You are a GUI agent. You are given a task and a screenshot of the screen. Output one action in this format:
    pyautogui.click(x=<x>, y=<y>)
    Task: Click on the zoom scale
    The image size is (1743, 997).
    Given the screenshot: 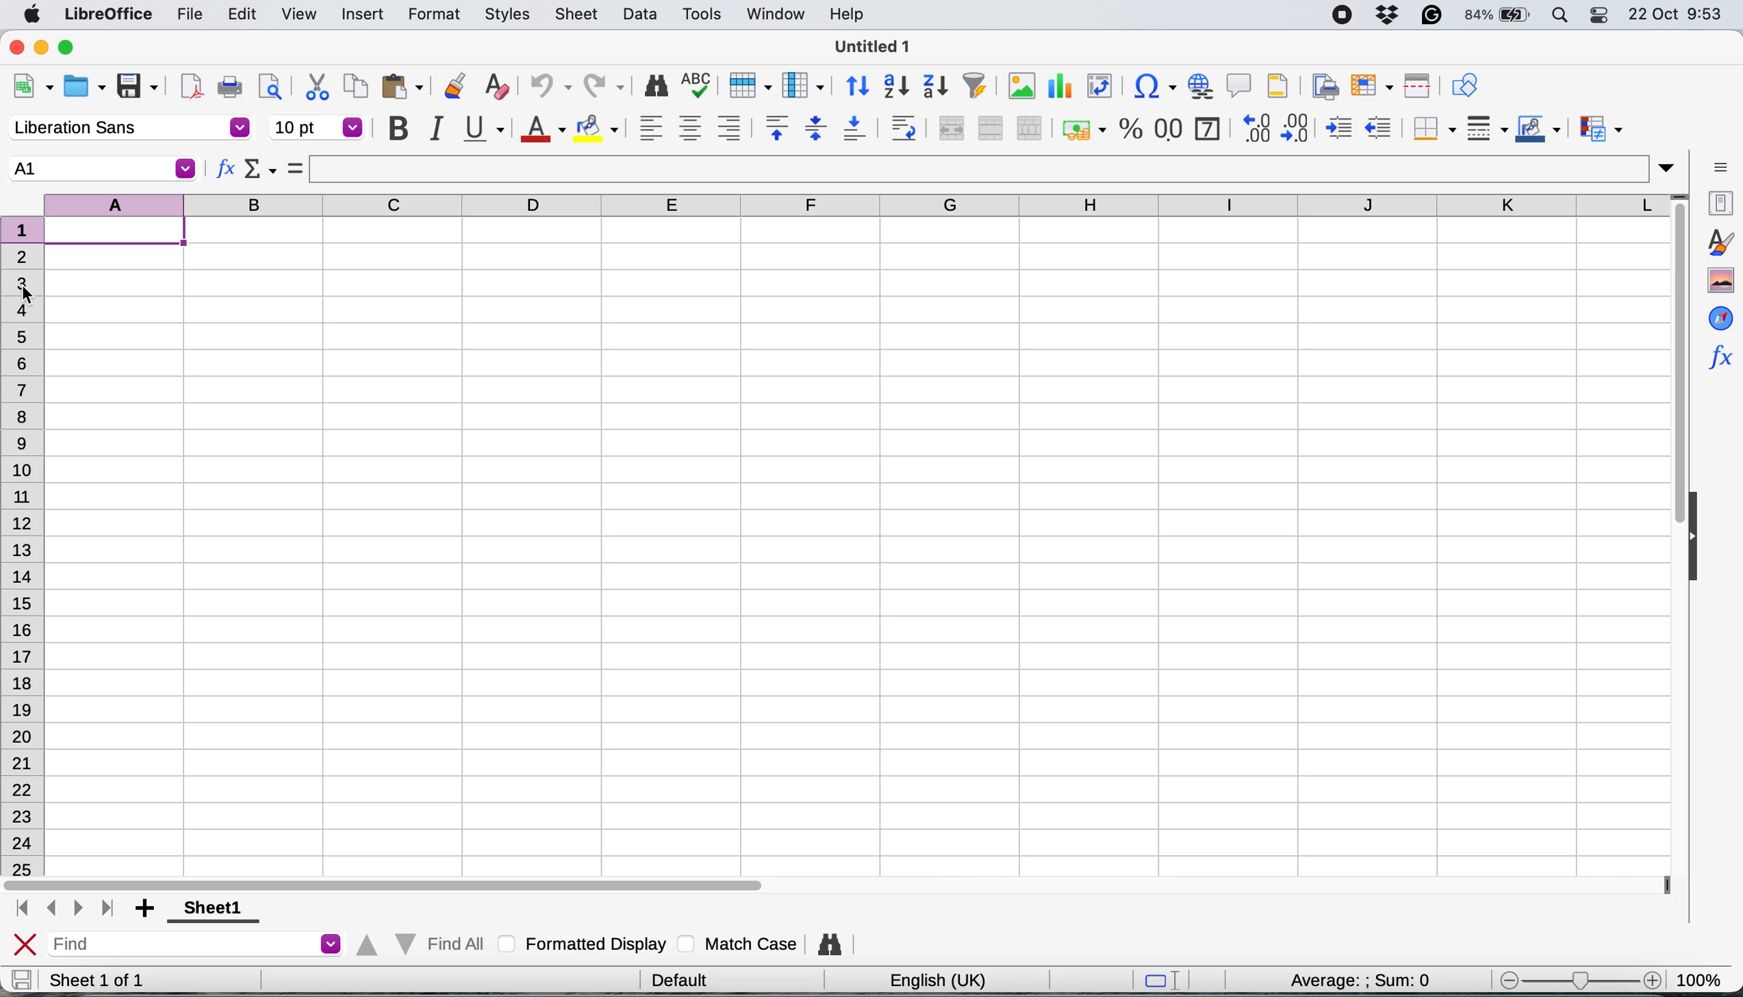 What is the action you would take?
    pyautogui.click(x=1580, y=981)
    